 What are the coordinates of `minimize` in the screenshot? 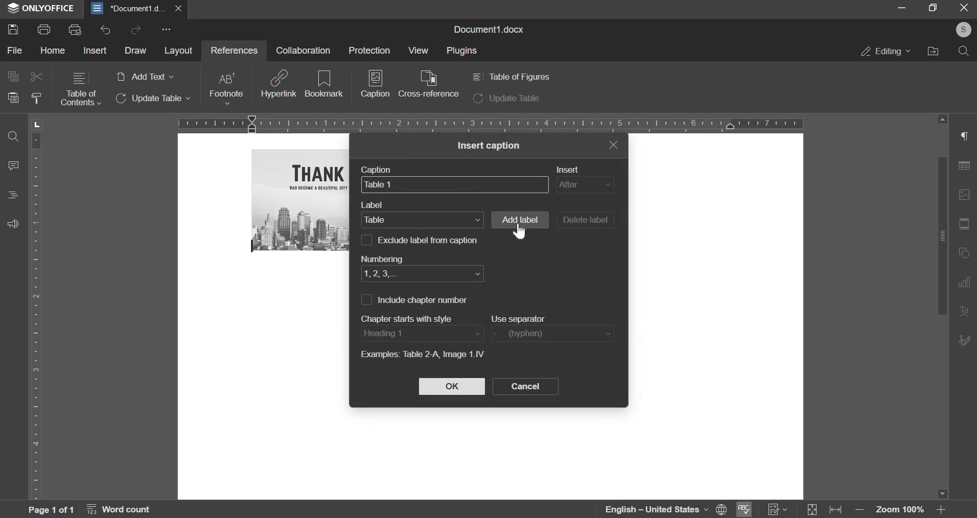 It's located at (902, 8).